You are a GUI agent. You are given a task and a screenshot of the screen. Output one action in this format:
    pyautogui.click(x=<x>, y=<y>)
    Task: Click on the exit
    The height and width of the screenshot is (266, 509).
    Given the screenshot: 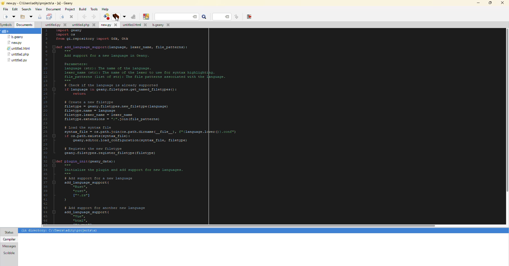 What is the action you would take?
    pyautogui.click(x=249, y=17)
    